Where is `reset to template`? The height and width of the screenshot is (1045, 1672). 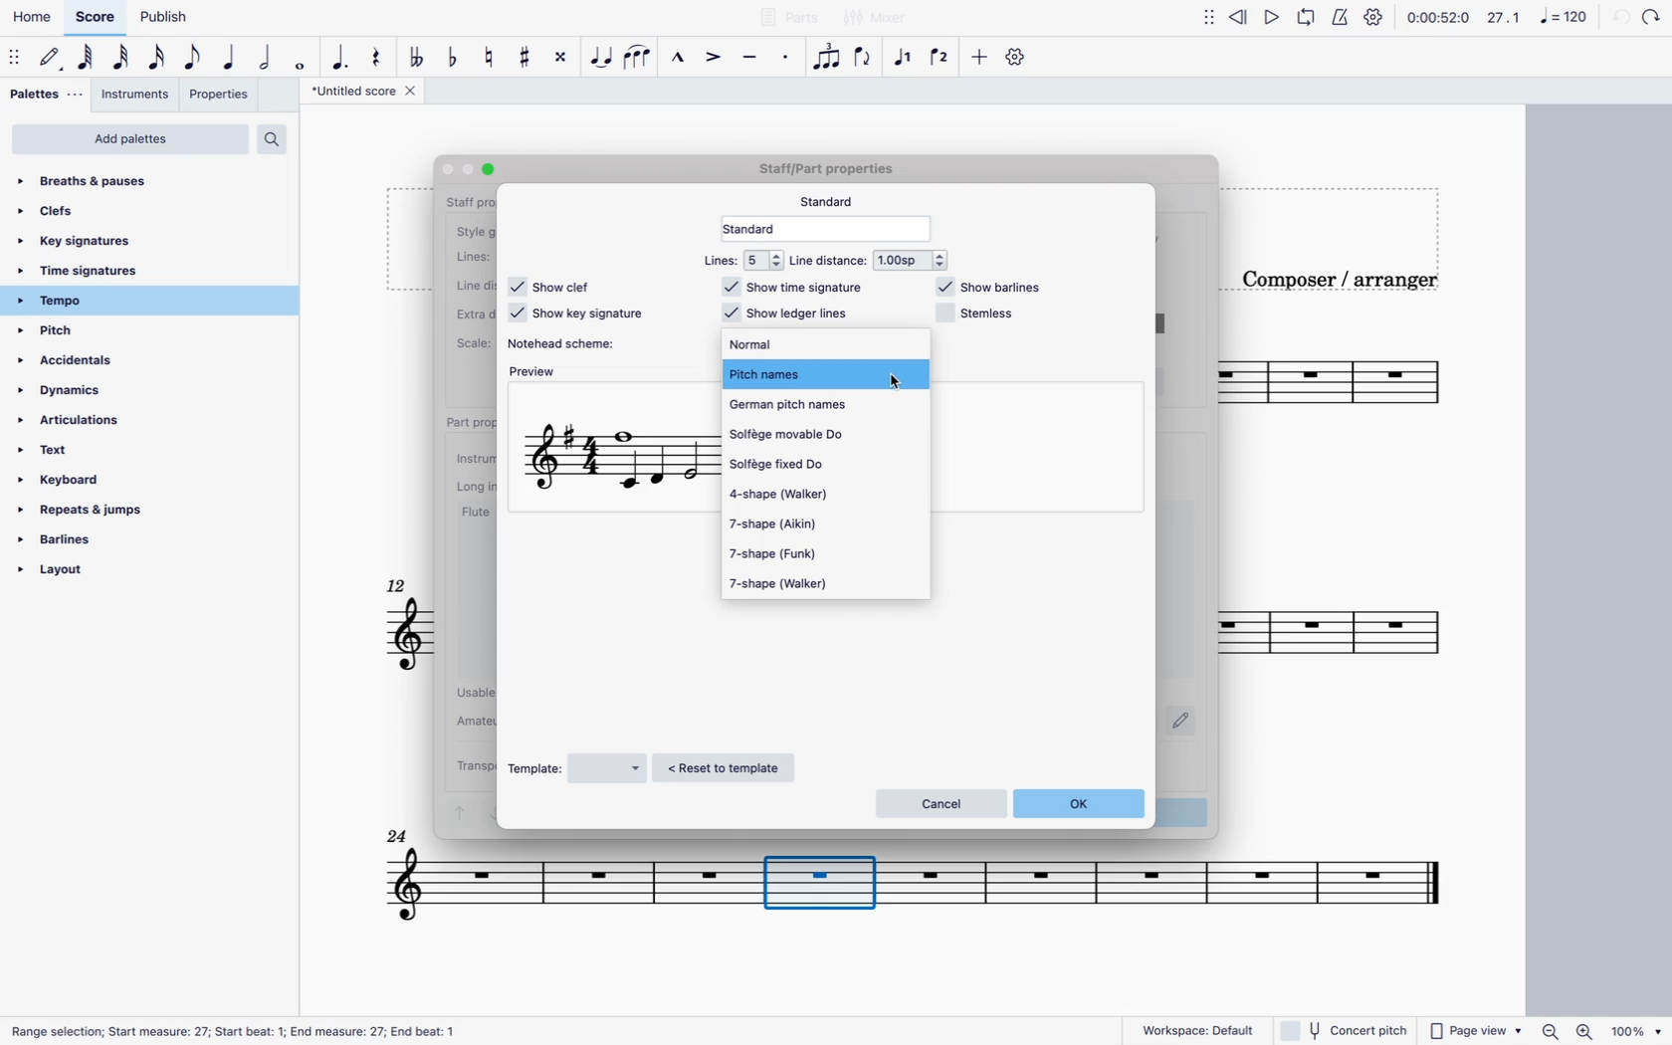
reset to template is located at coordinates (731, 768).